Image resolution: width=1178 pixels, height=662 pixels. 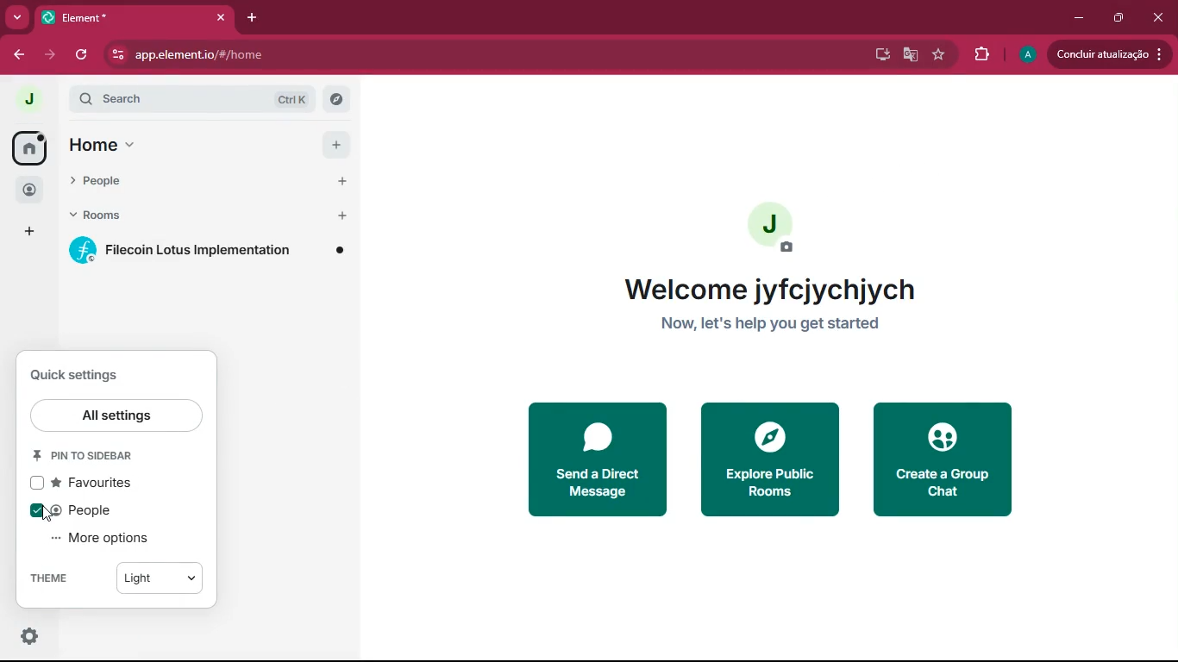 What do you see at coordinates (52, 578) in the screenshot?
I see `theme` at bounding box center [52, 578].